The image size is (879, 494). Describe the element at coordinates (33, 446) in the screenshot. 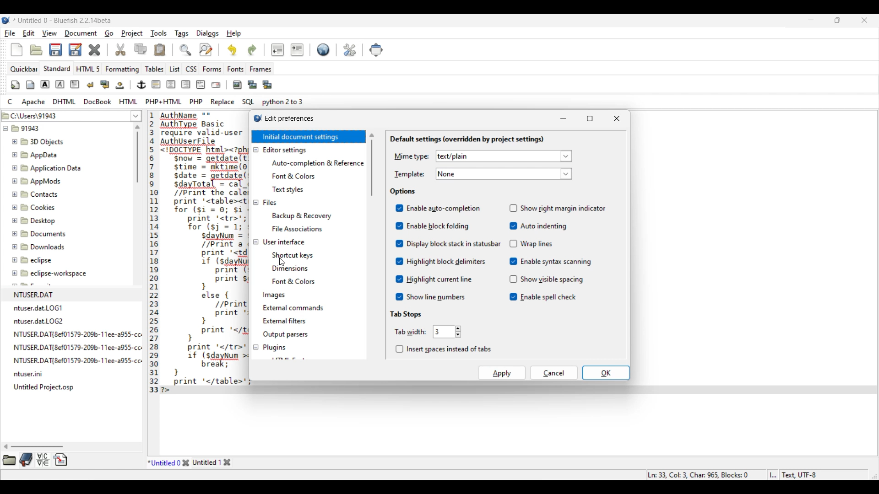

I see `Horizontal slide bar` at that location.